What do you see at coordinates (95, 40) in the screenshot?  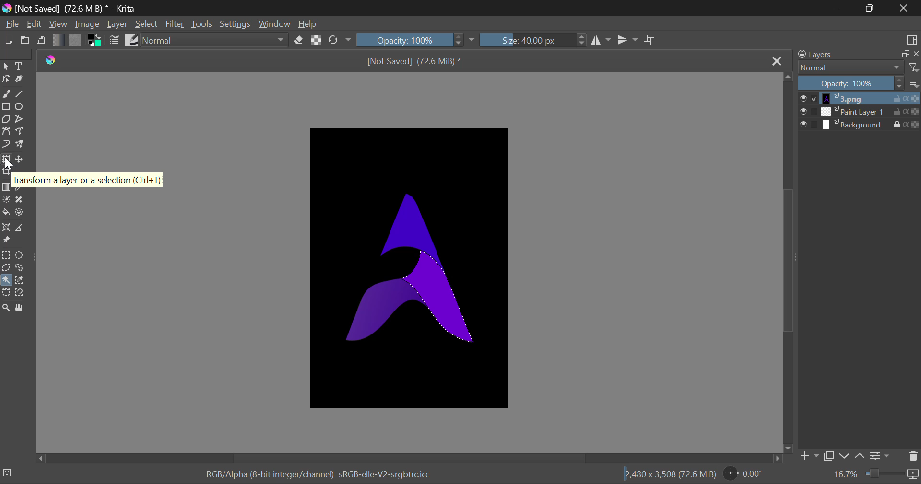 I see `Colors in use` at bounding box center [95, 40].